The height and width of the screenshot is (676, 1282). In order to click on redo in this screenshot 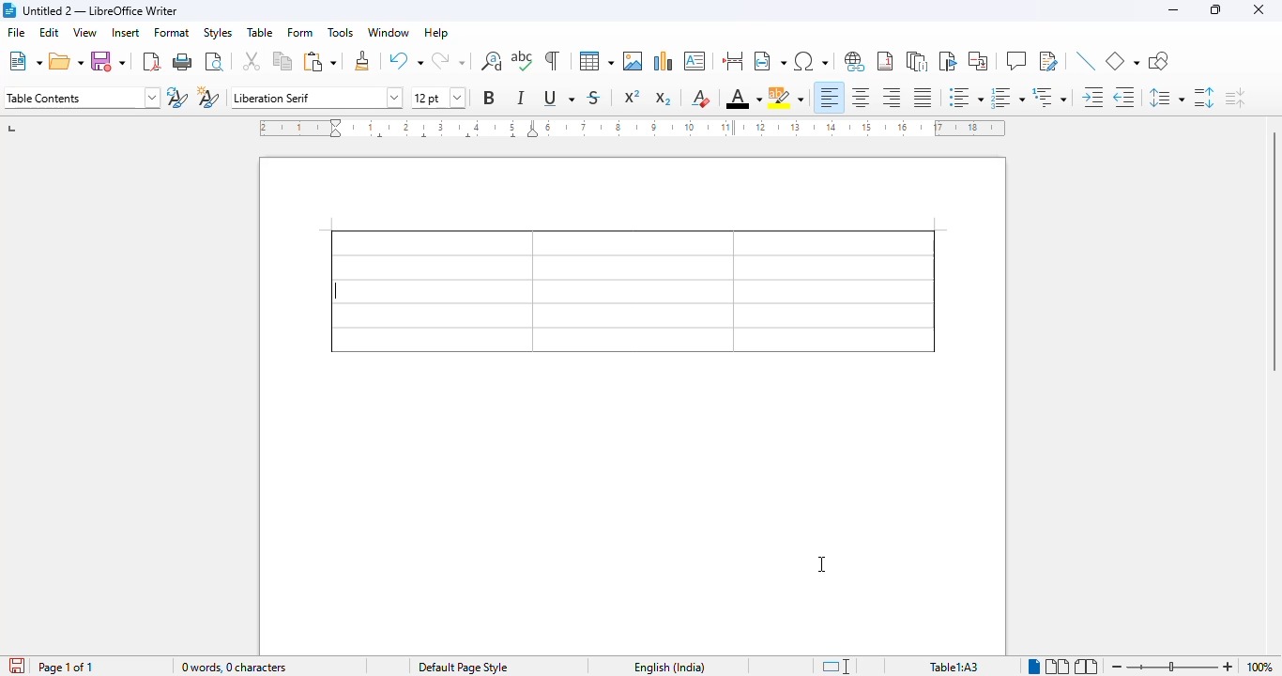, I will do `click(448, 60)`.